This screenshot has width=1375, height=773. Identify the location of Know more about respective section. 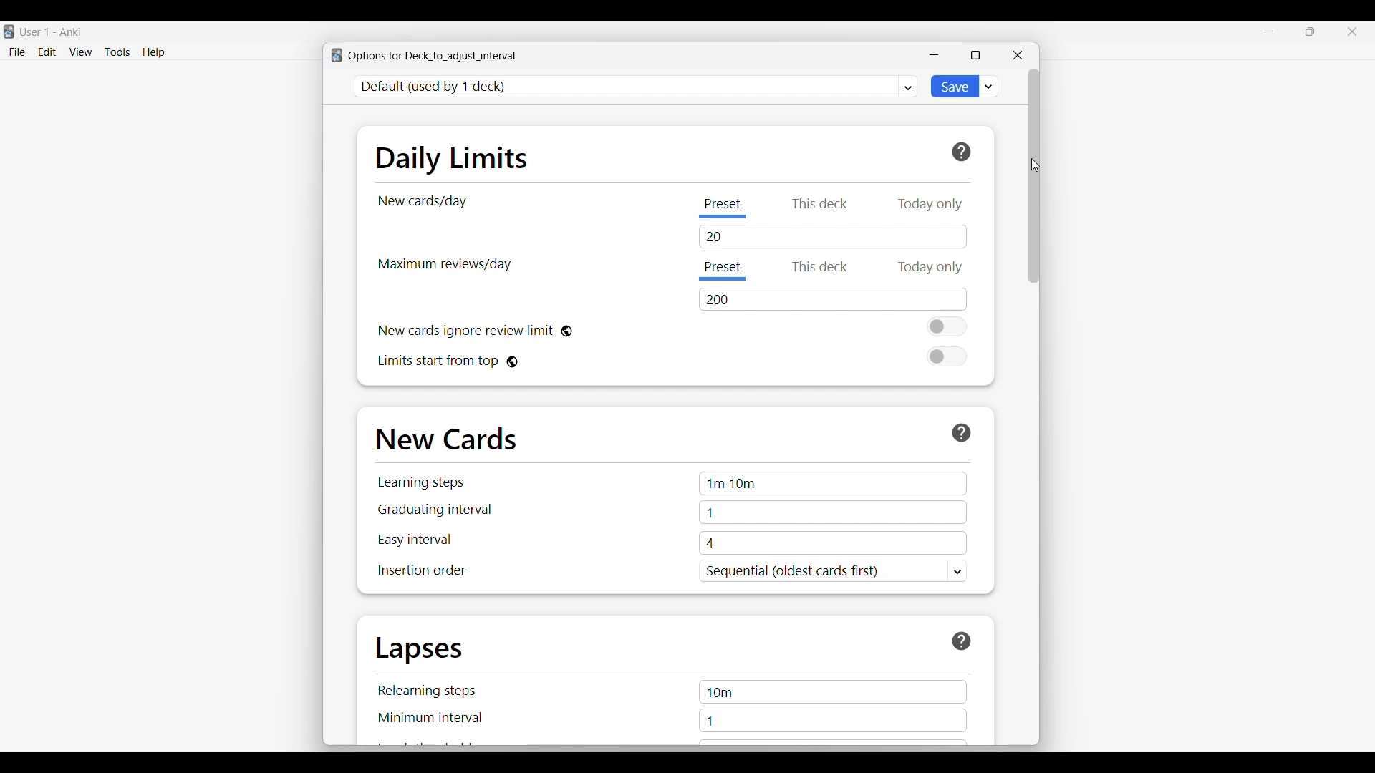
(962, 433).